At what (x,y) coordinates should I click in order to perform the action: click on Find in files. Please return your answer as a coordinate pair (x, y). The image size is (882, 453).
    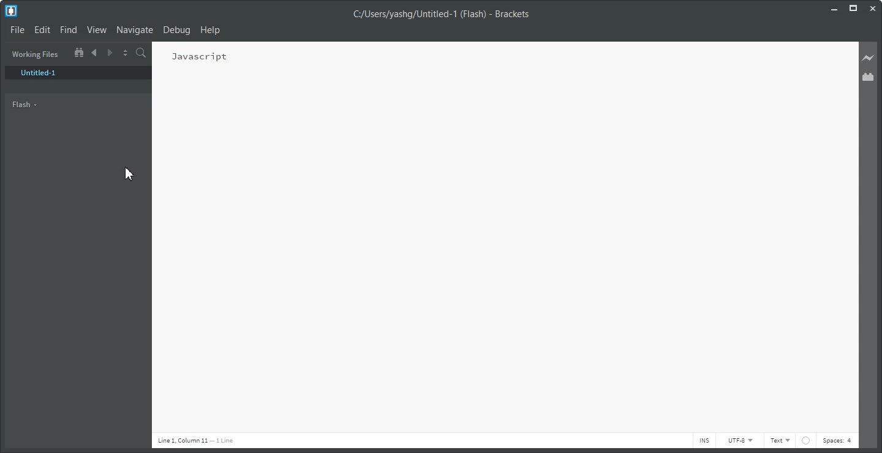
    Looking at the image, I should click on (141, 53).